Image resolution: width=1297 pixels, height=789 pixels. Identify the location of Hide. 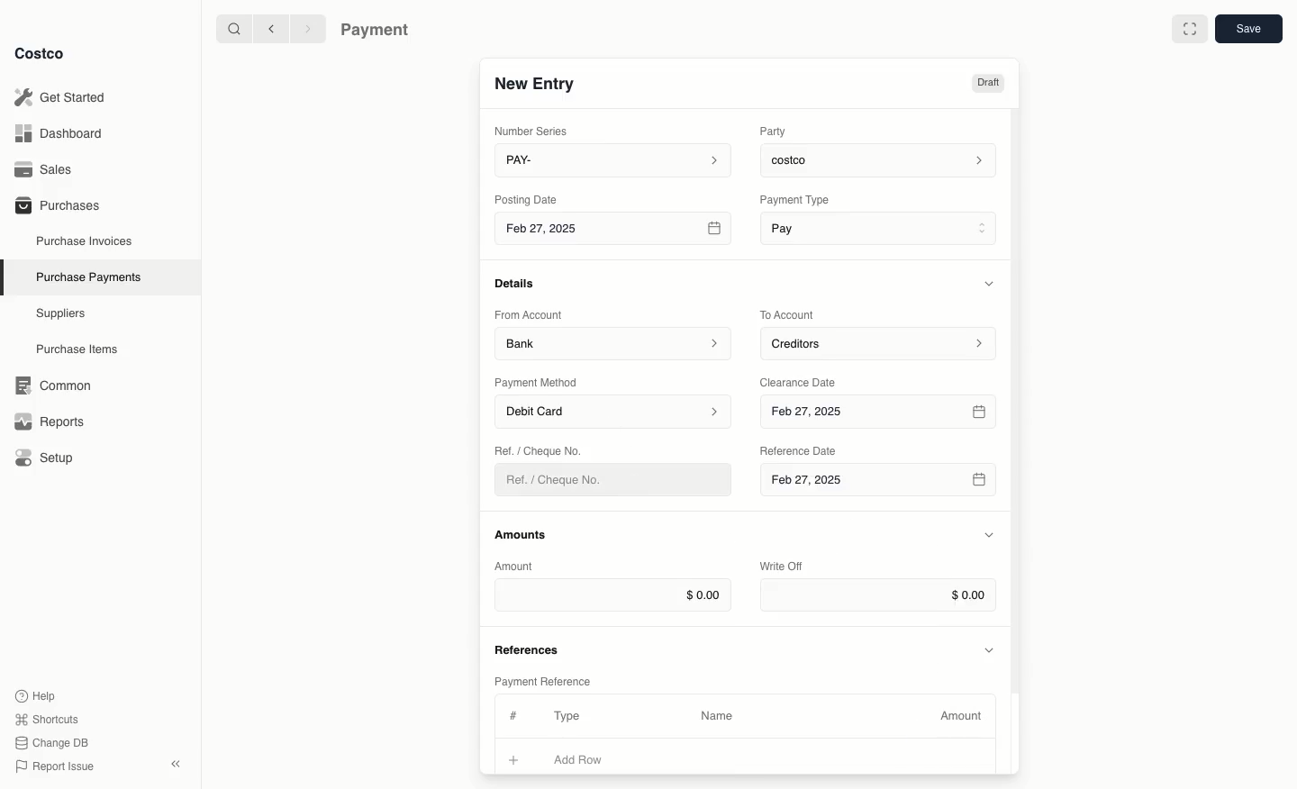
(989, 536).